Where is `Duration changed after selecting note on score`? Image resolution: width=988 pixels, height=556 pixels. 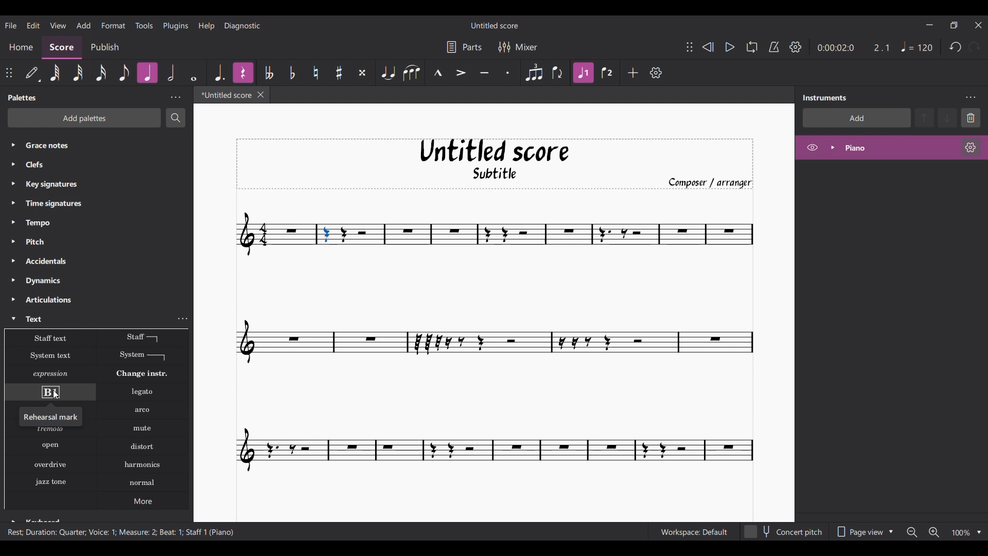
Duration changed after selecting note on score is located at coordinates (854, 47).